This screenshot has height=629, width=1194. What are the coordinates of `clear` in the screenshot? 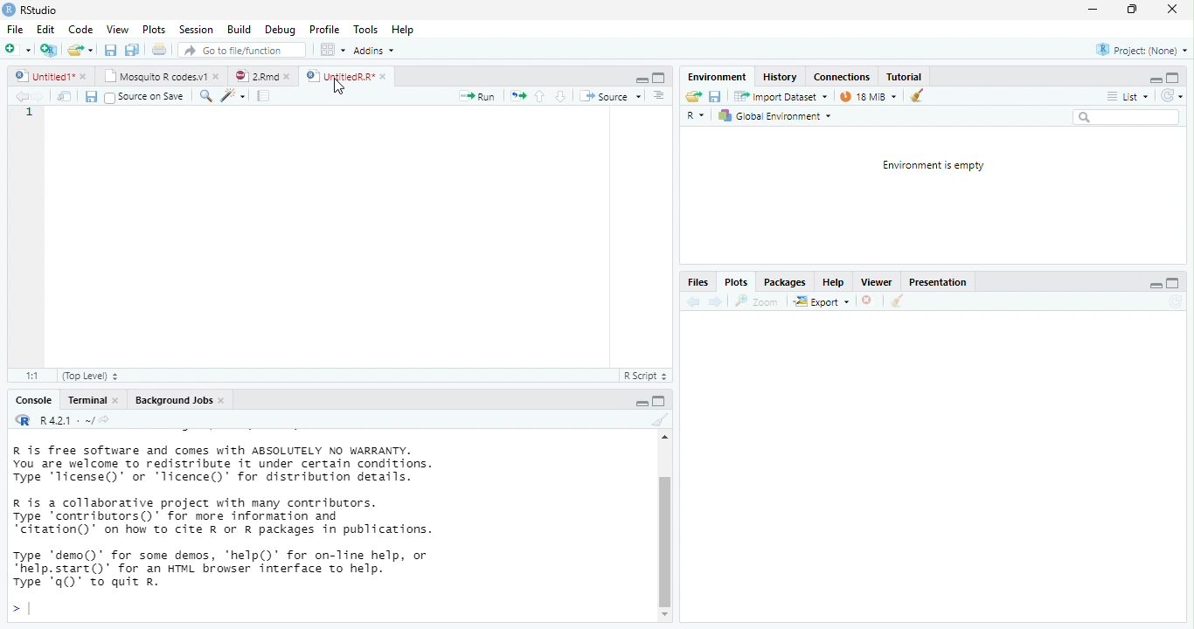 It's located at (917, 94).